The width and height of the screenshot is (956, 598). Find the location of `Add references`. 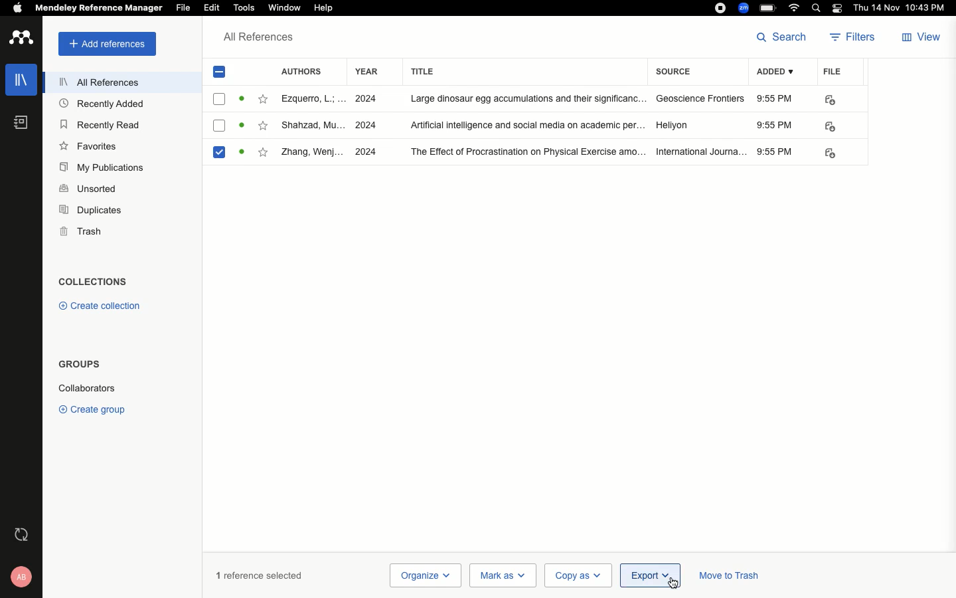

Add references is located at coordinates (107, 44).